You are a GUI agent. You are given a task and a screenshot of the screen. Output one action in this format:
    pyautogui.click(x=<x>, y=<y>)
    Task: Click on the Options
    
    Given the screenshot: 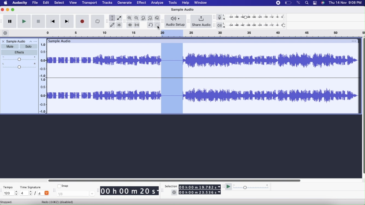 What is the action you would take?
    pyautogui.click(x=33, y=42)
    